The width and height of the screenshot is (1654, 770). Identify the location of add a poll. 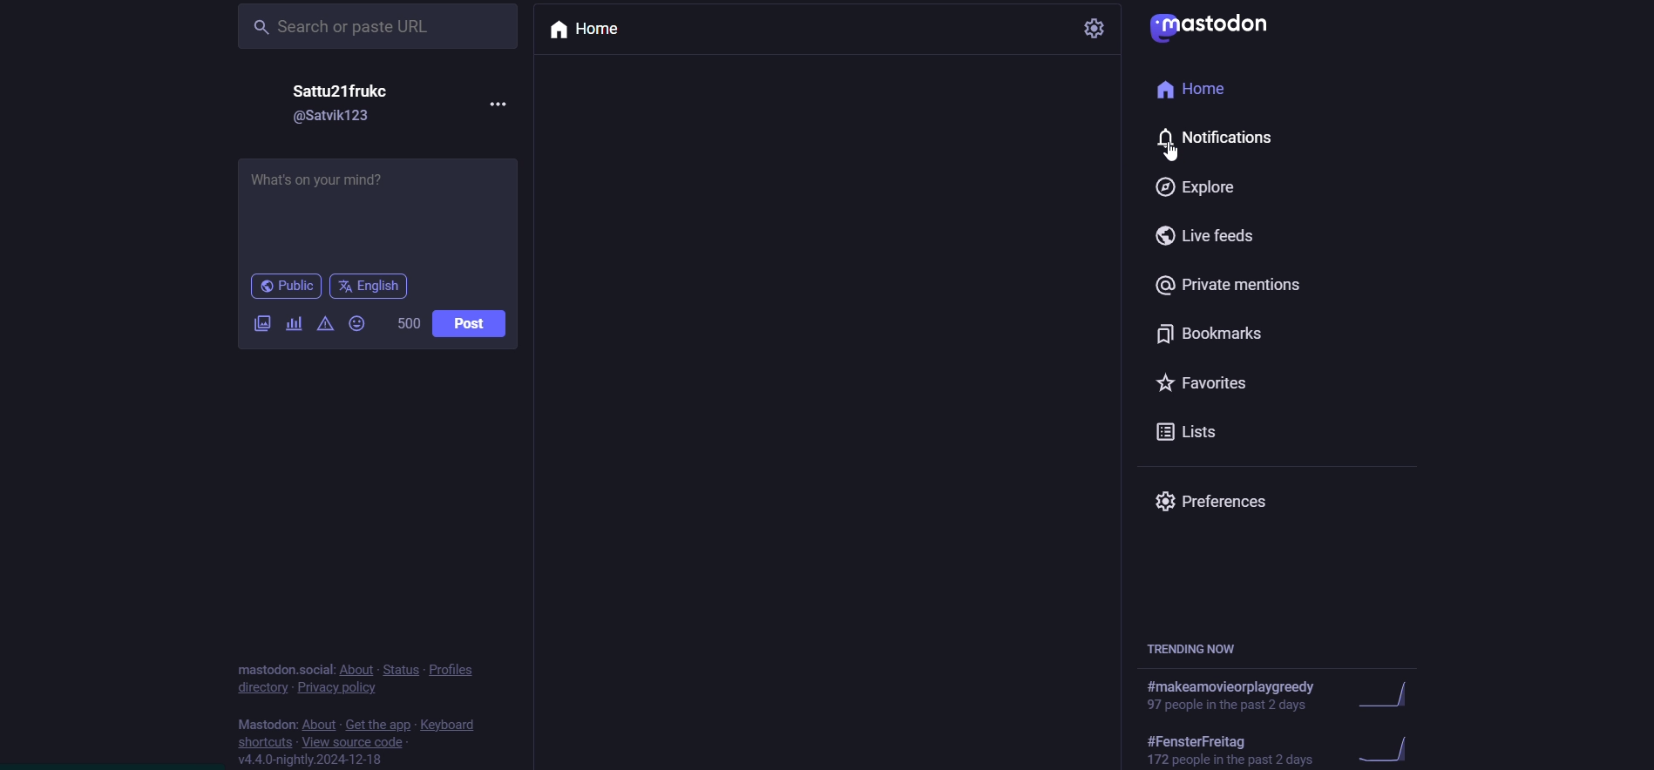
(296, 325).